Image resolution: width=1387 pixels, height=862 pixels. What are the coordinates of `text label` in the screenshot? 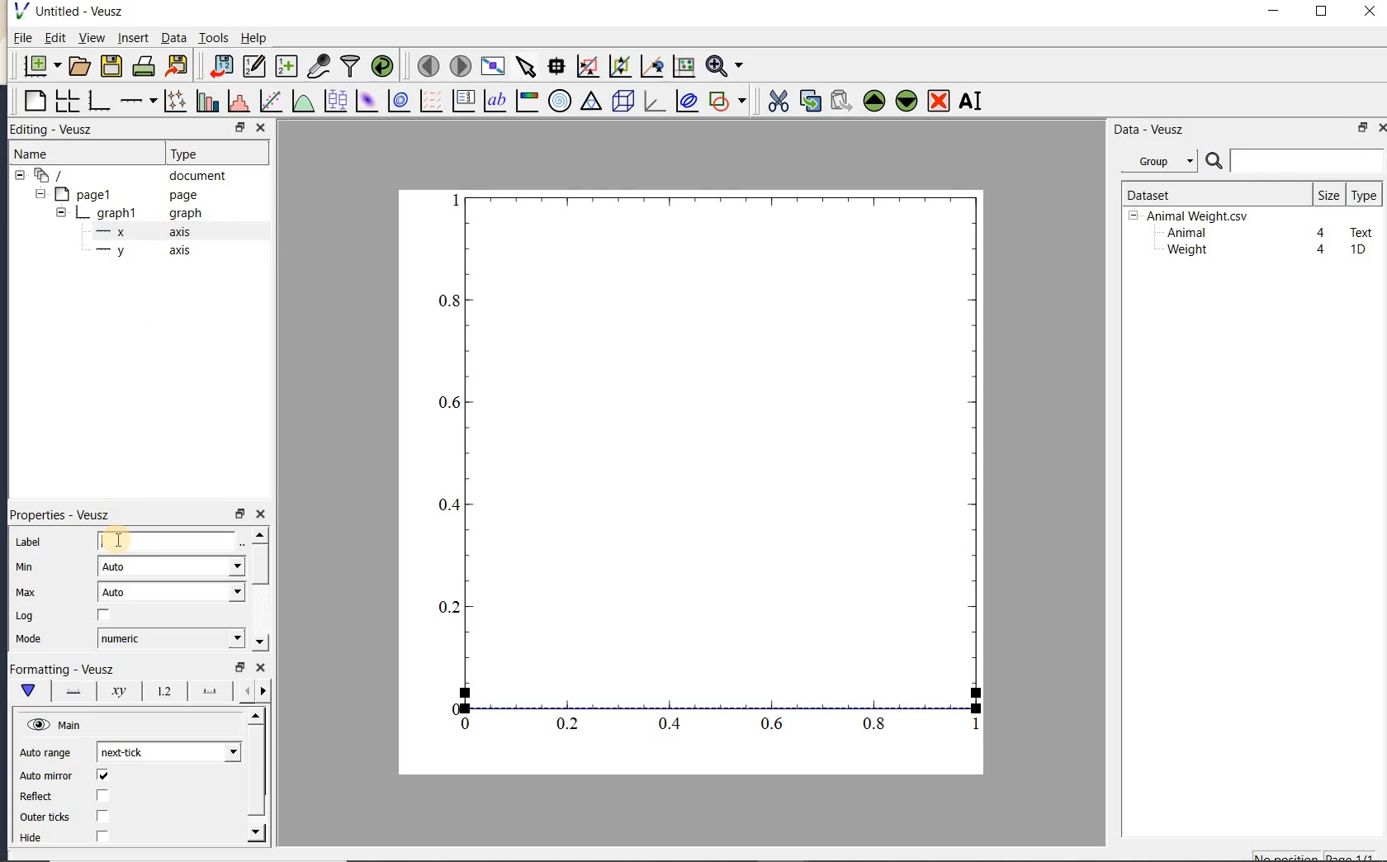 It's located at (495, 102).